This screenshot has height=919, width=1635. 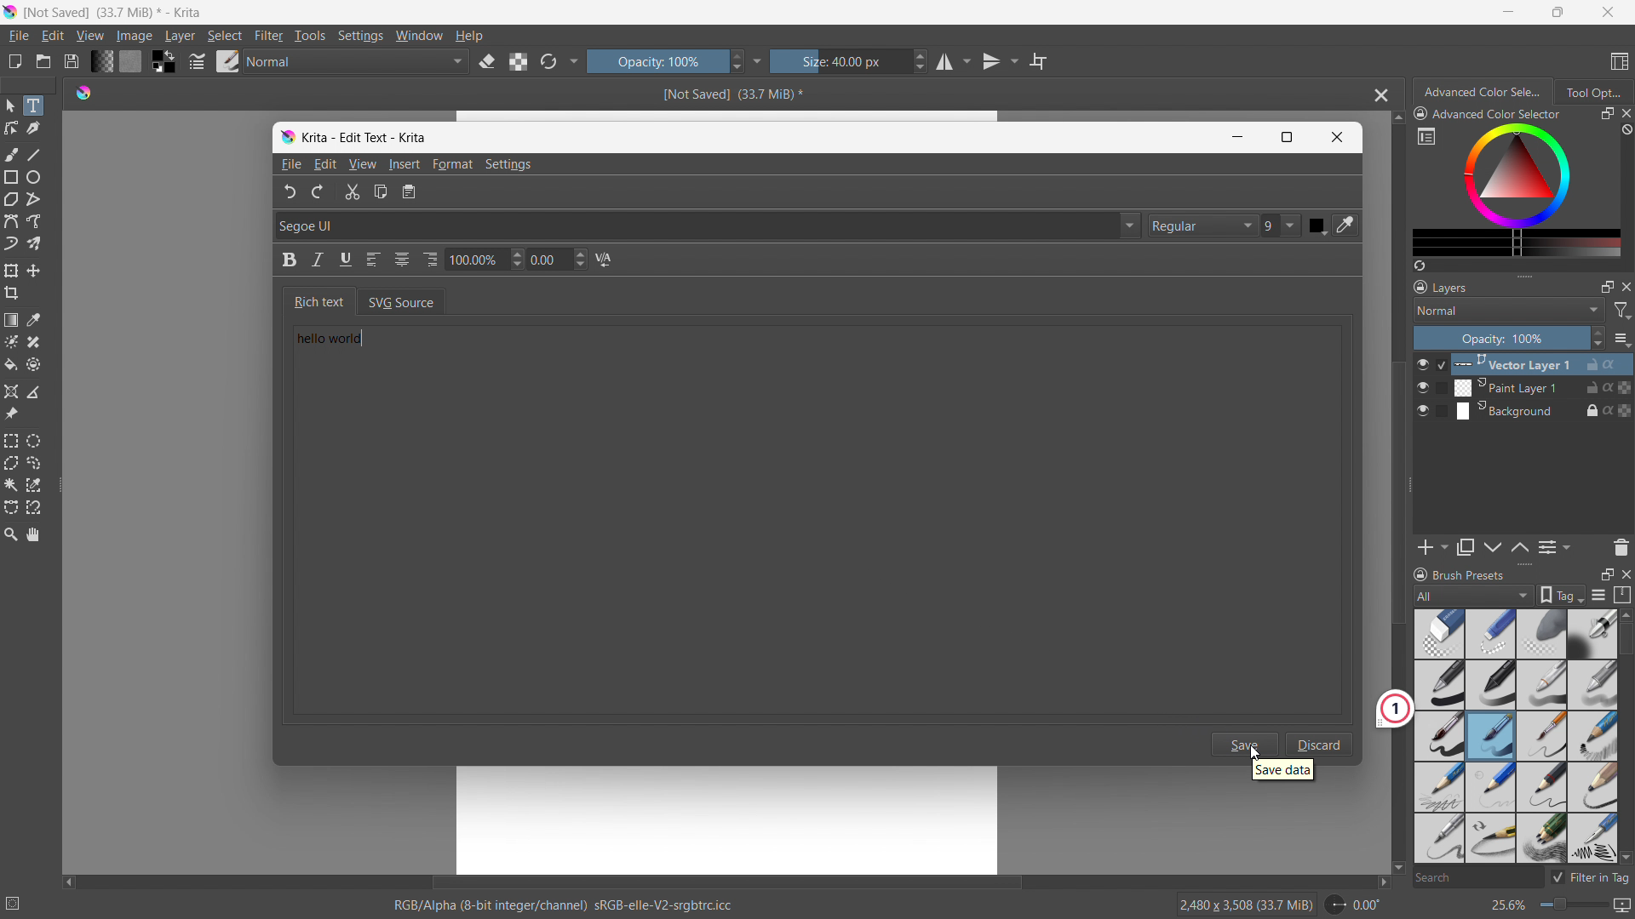 I want to click on storage resource, so click(x=1623, y=595).